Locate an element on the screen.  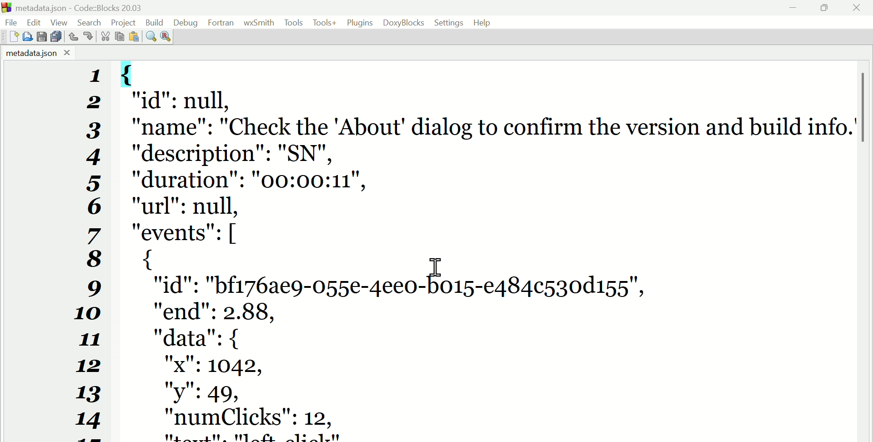
Copy is located at coordinates (119, 37).